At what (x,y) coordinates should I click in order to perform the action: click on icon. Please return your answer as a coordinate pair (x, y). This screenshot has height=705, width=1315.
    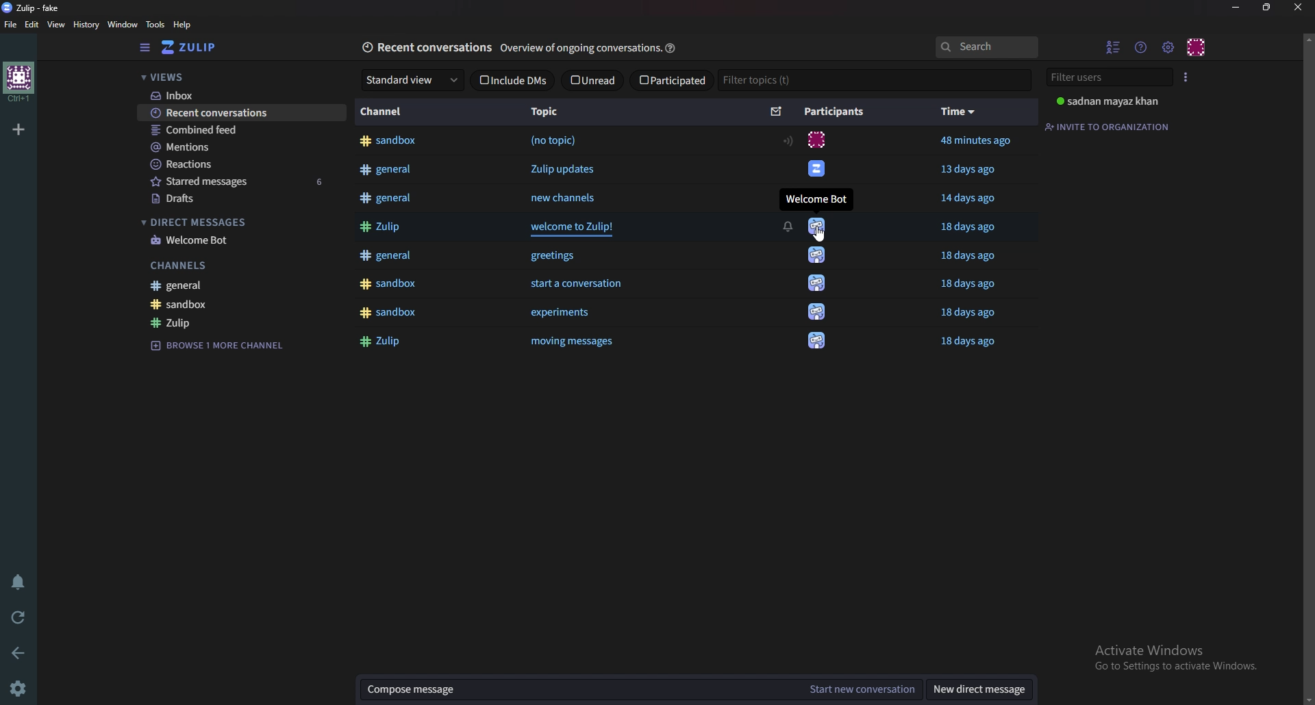
    Looking at the image, I should click on (817, 311).